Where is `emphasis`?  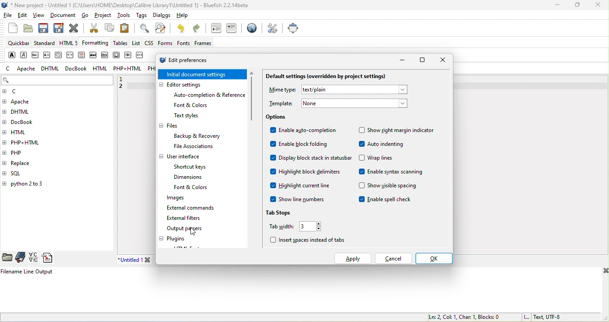 emphasis is located at coordinates (24, 55).